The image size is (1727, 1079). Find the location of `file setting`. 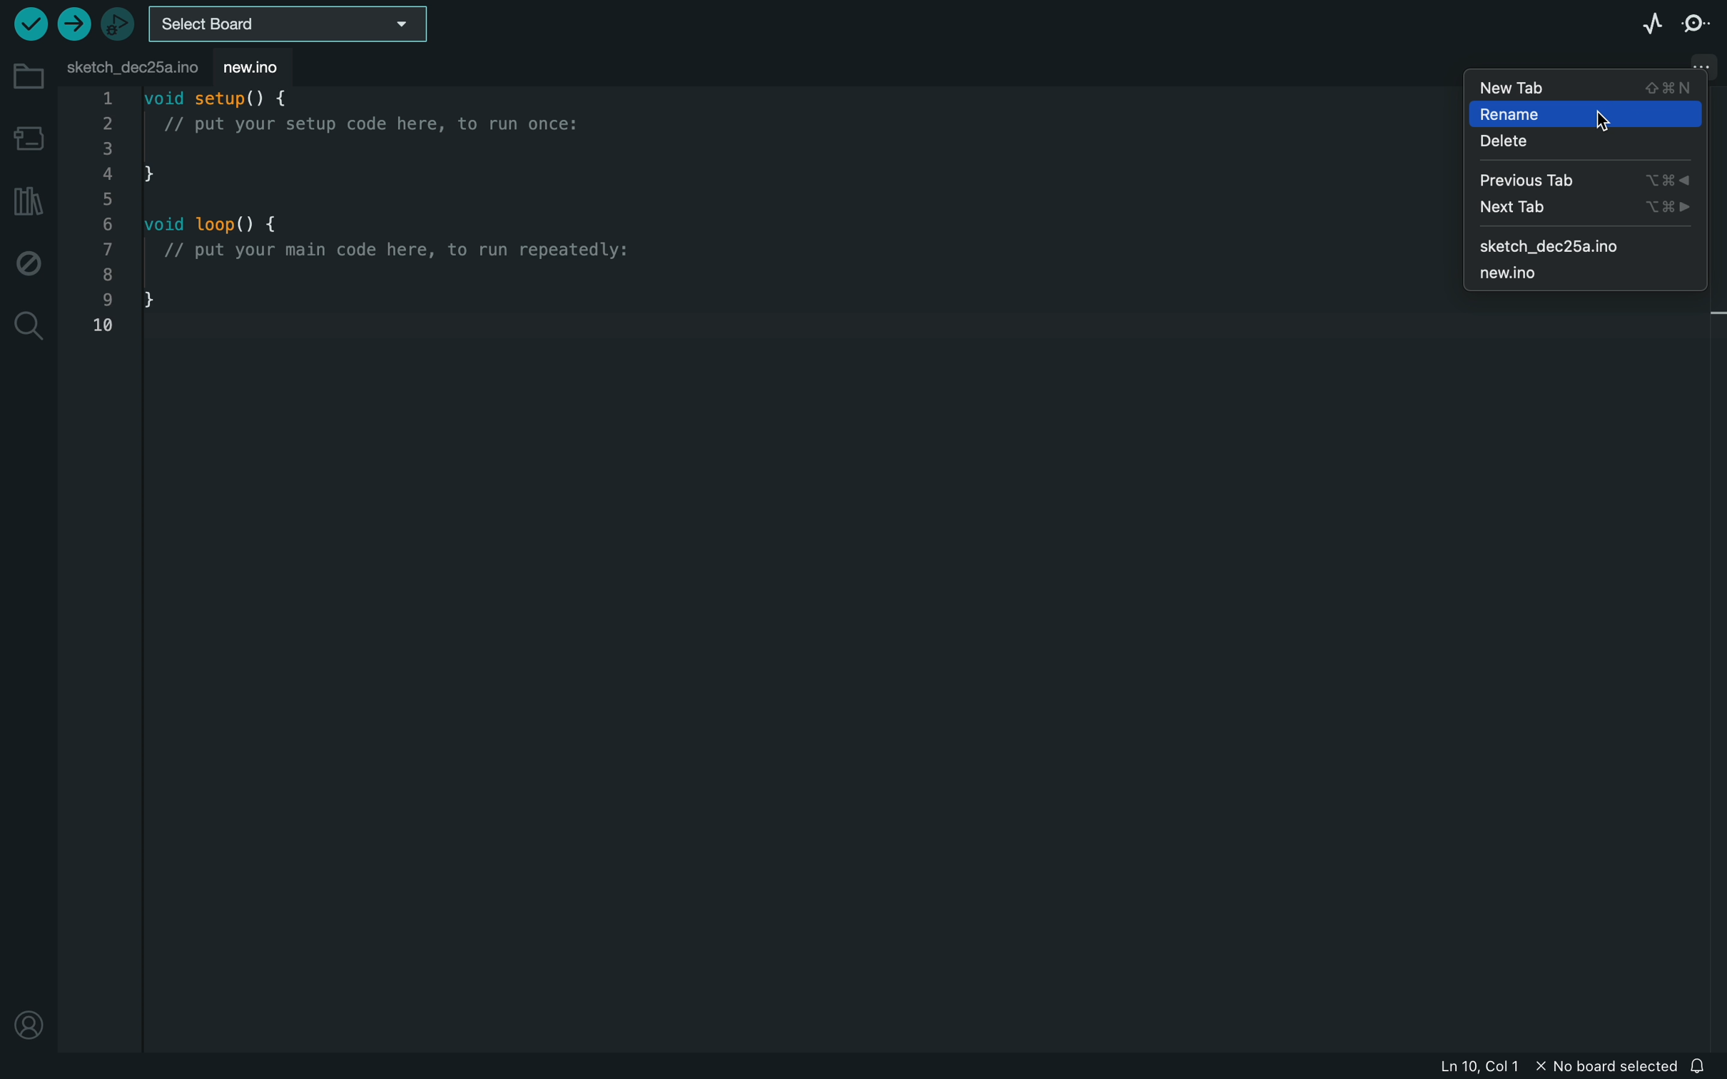

file setting is located at coordinates (1694, 58).